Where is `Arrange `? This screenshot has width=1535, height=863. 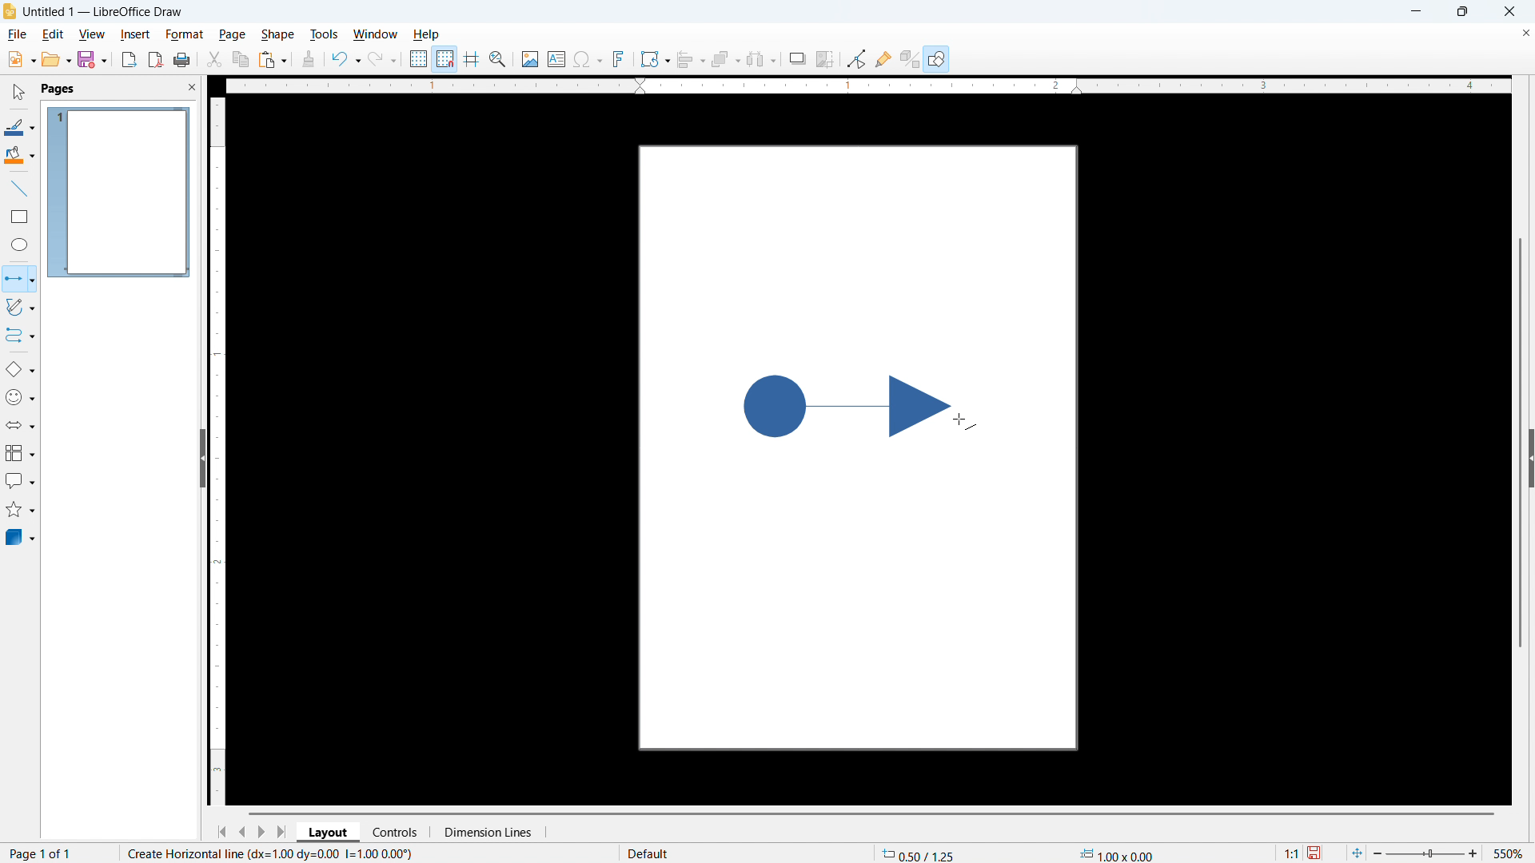
Arrange  is located at coordinates (727, 60).